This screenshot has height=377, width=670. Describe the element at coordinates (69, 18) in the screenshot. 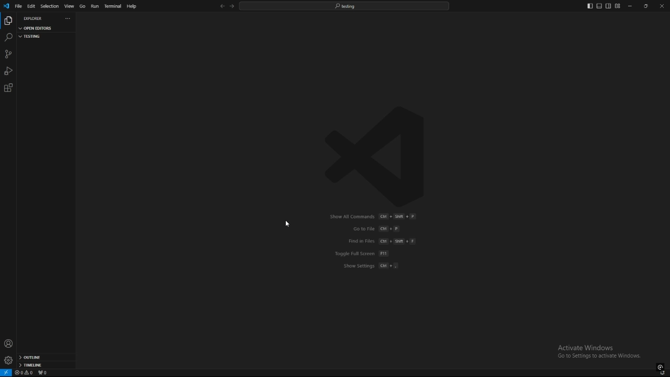

I see `options` at that location.